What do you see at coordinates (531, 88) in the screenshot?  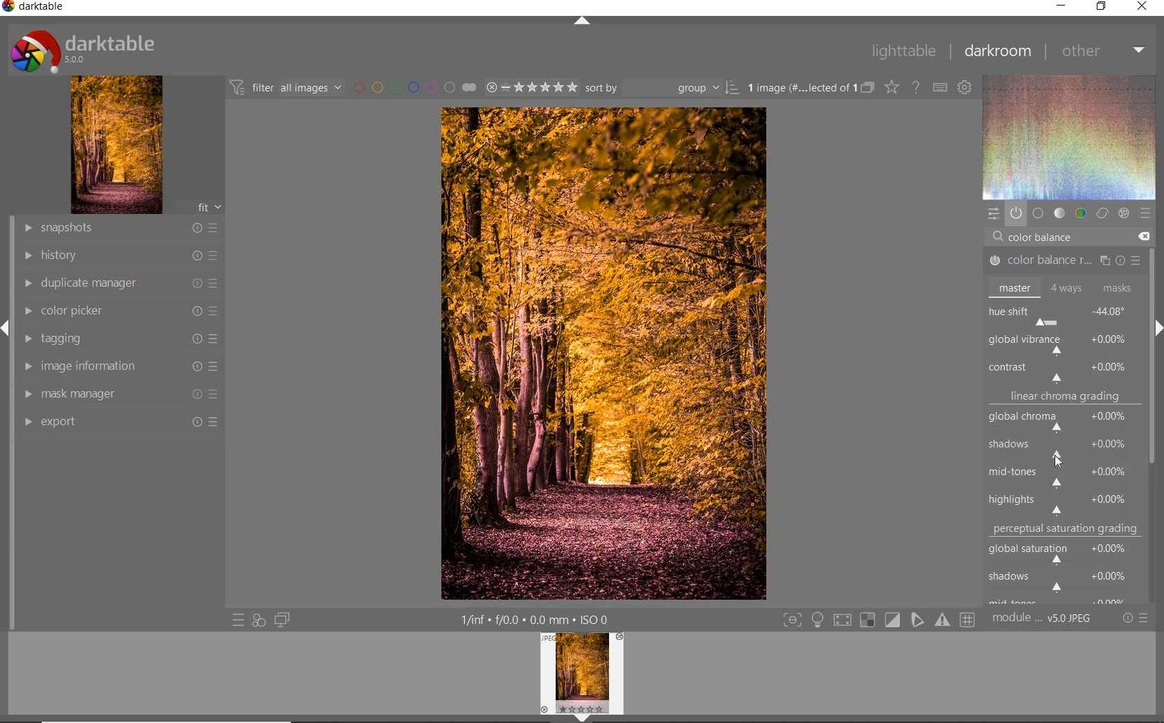 I see `selected image range rating` at bounding box center [531, 88].